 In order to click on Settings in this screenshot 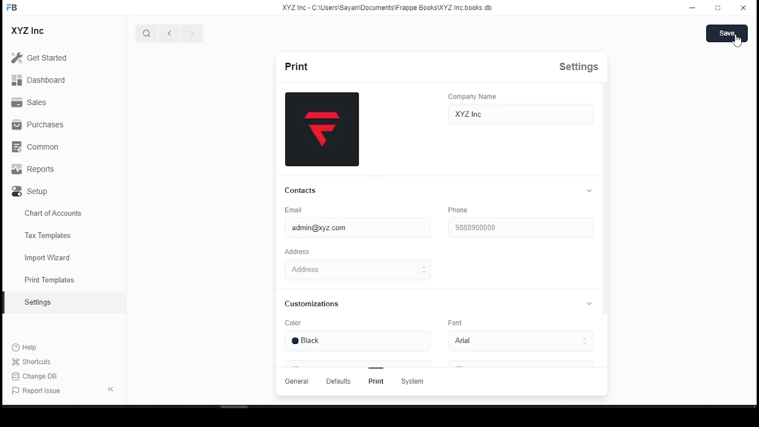, I will do `click(576, 66)`.